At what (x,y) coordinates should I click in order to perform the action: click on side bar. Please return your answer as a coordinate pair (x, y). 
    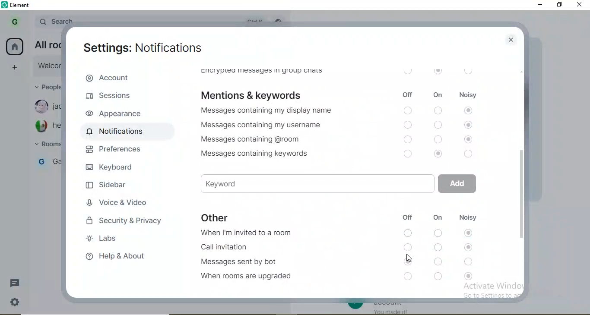
    Looking at the image, I should click on (522, 156).